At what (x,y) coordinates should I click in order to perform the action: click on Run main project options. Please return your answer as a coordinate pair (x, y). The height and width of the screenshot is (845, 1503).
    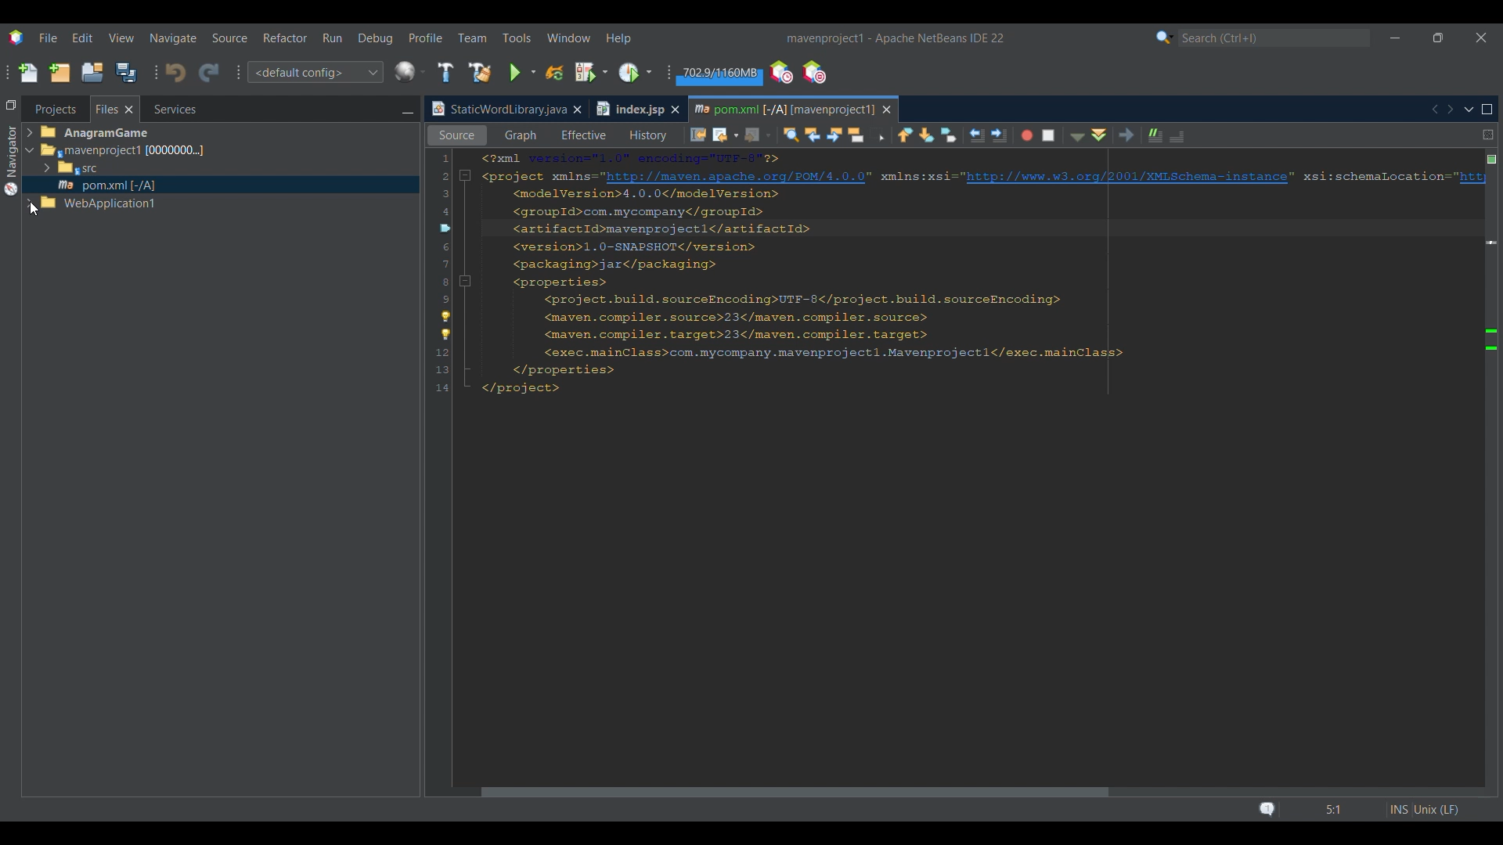
    Looking at the image, I should click on (523, 73).